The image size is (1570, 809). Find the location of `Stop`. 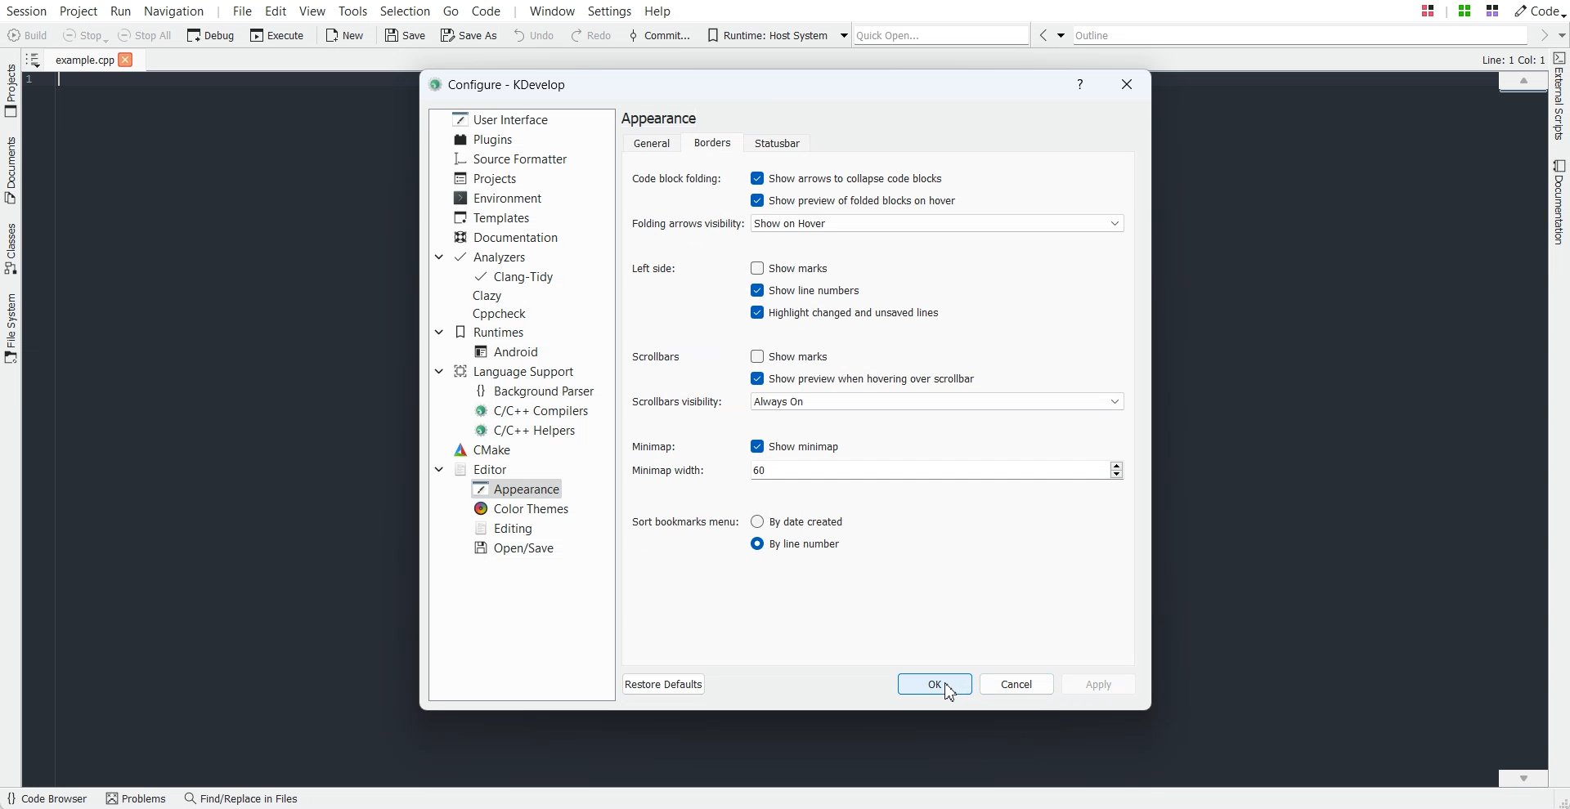

Stop is located at coordinates (85, 36).